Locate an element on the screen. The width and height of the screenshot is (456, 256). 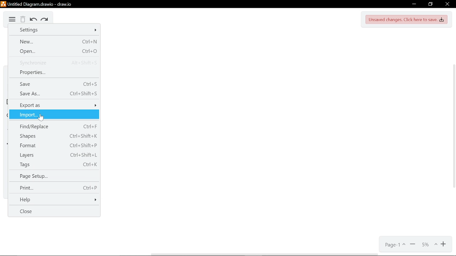
Horizontal scrollbar is located at coordinates (264, 254).